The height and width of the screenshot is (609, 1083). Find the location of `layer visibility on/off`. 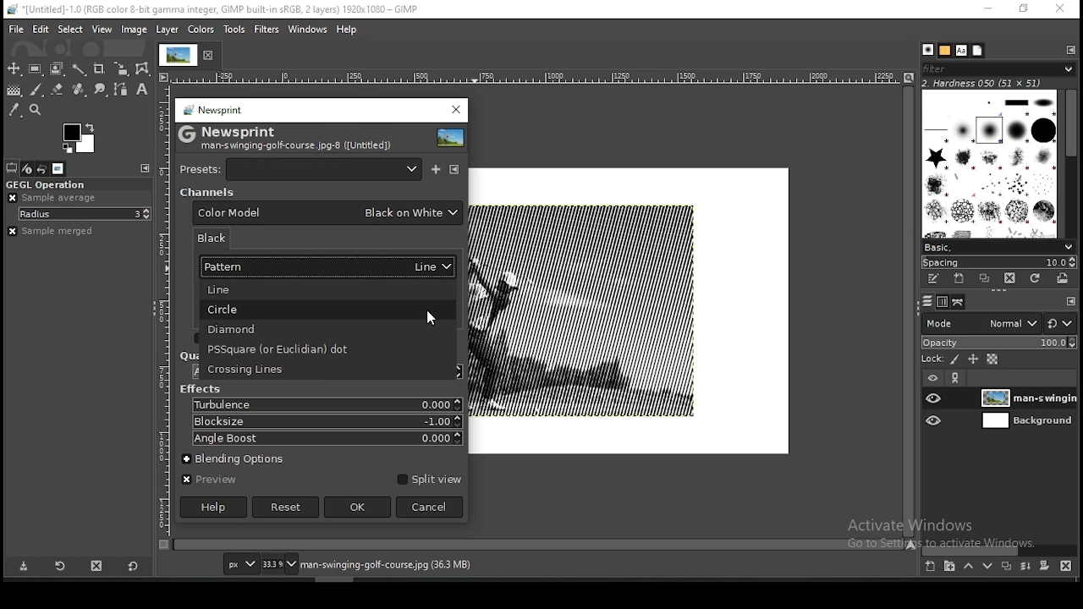

layer visibility on/off is located at coordinates (933, 420).